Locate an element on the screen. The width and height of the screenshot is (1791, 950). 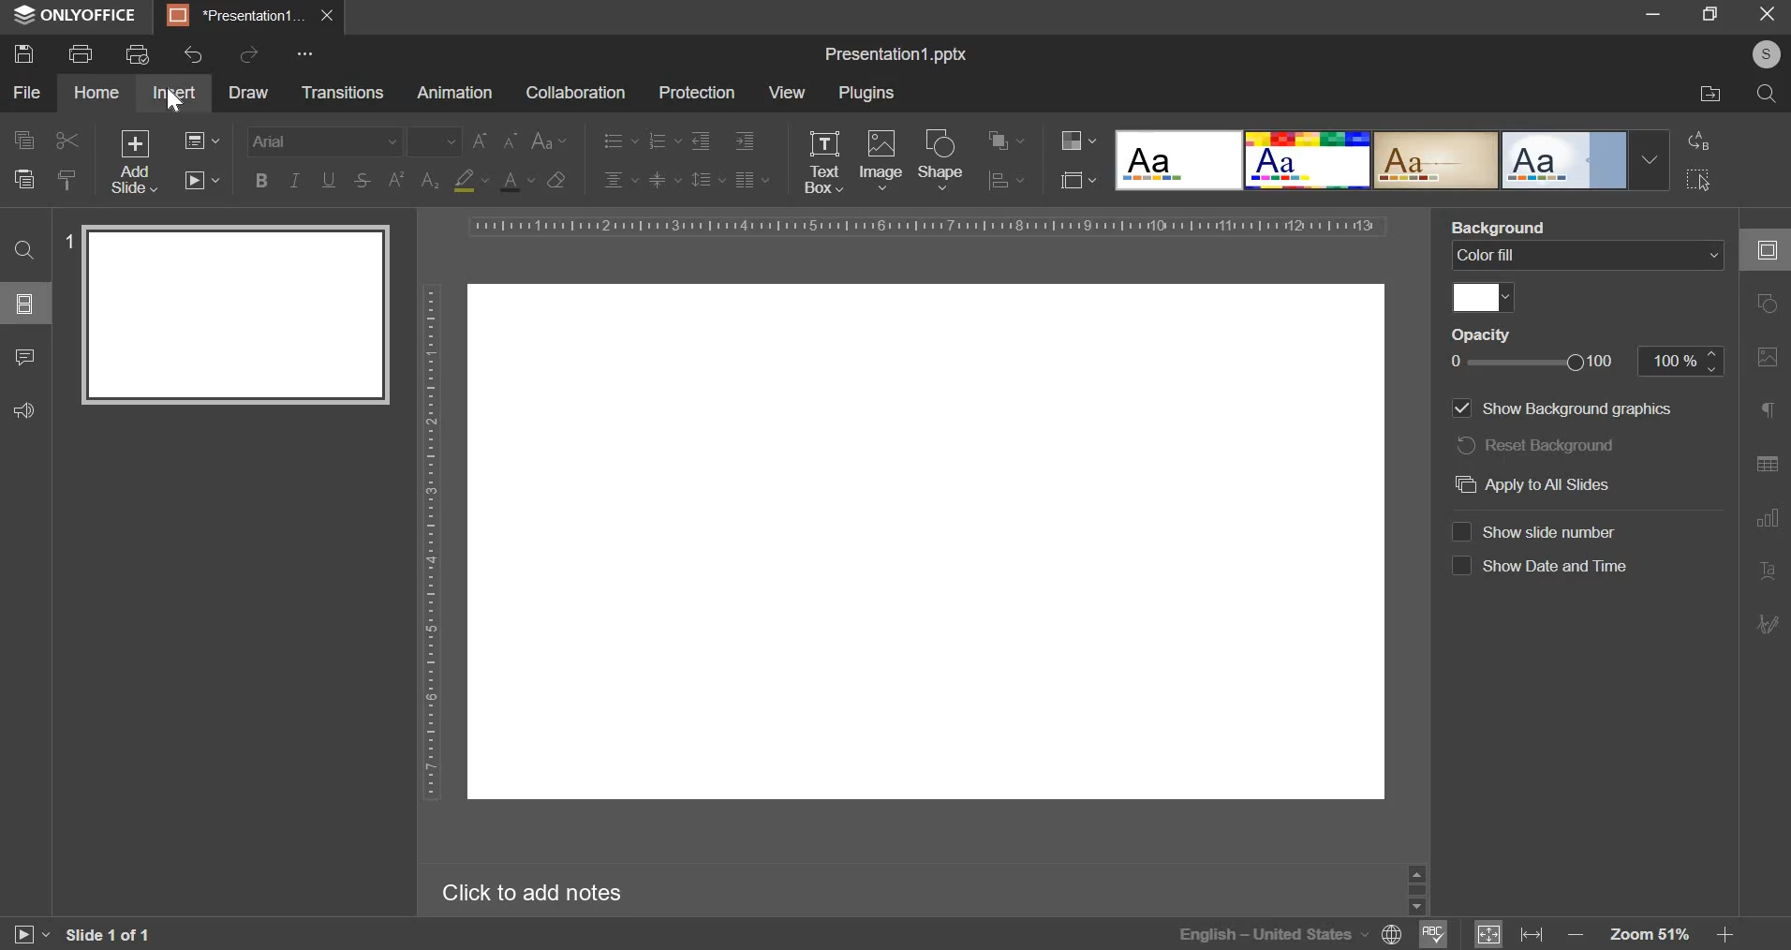
superscript is located at coordinates (394, 182).